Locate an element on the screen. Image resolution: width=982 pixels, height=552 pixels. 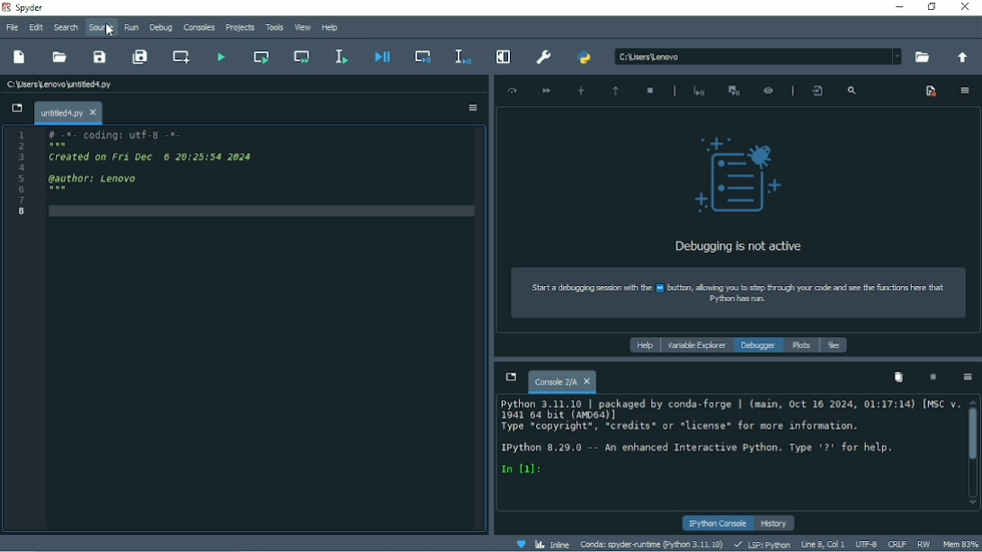
Projects is located at coordinates (239, 28).